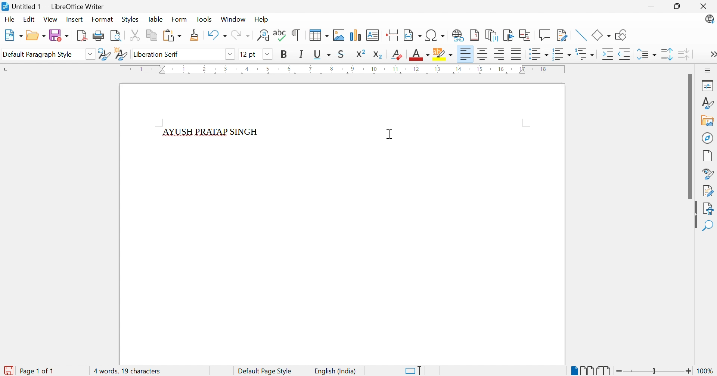 The image size is (717, 376). What do you see at coordinates (544, 35) in the screenshot?
I see `Insert Comment` at bounding box center [544, 35].